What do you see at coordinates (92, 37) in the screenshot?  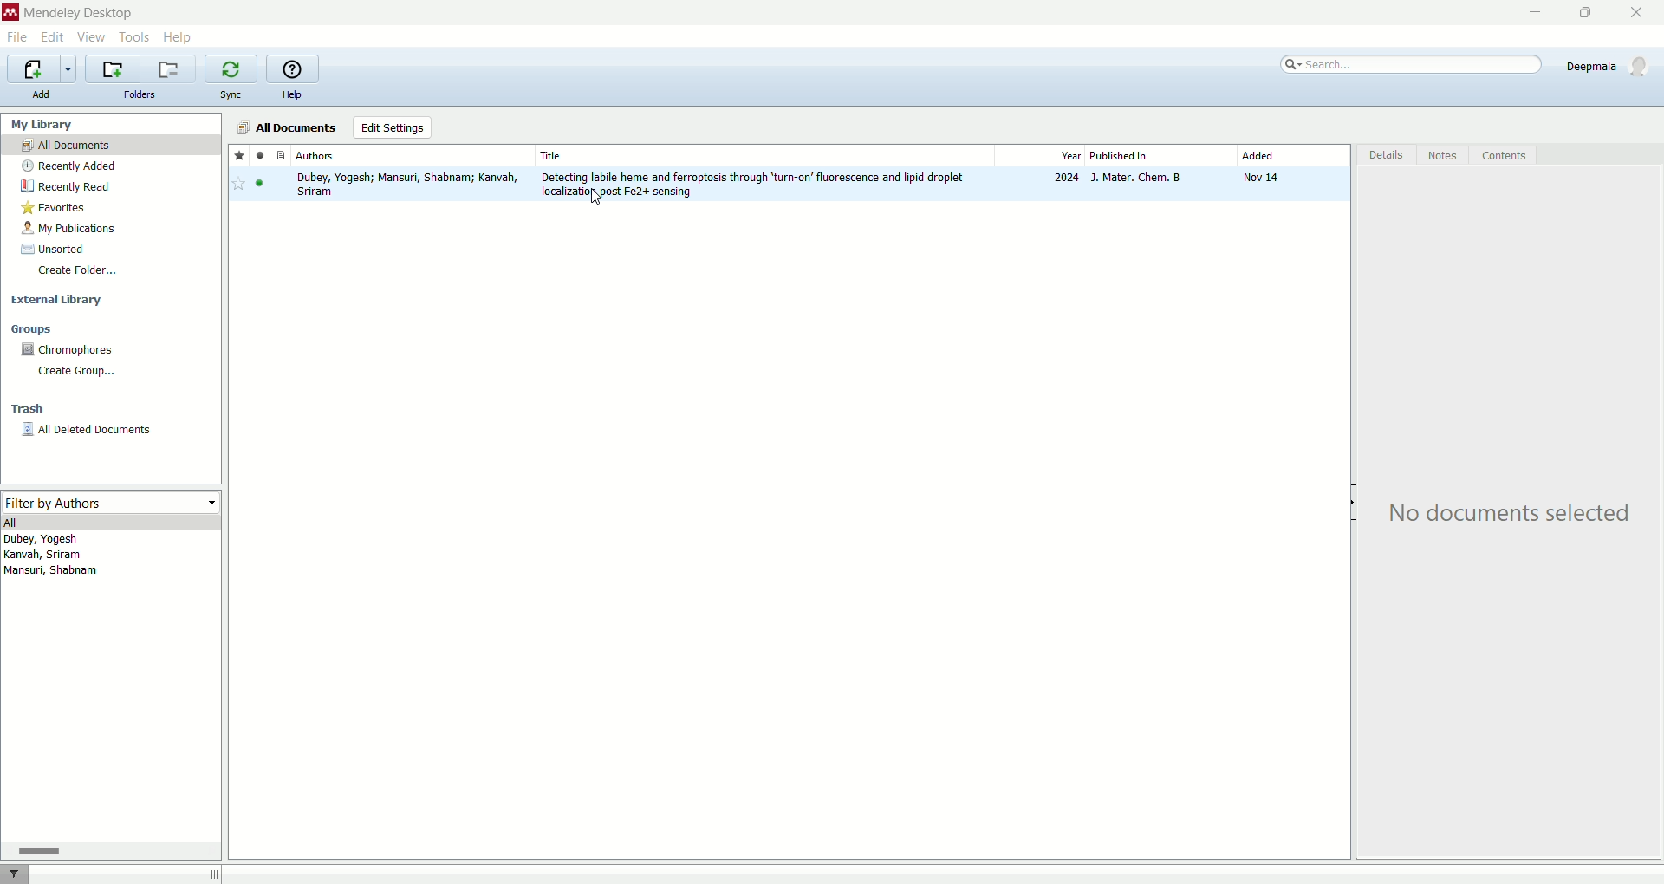 I see `view` at bounding box center [92, 37].